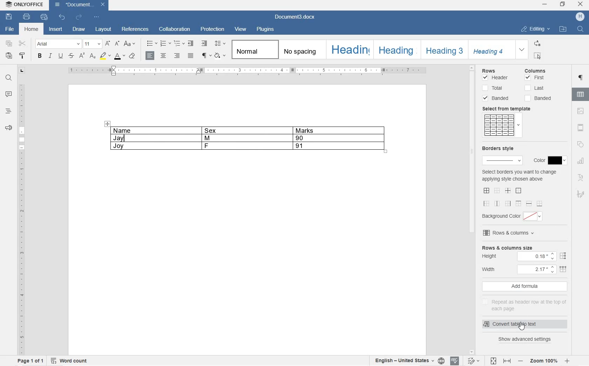 The height and width of the screenshot is (366, 589). What do you see at coordinates (213, 30) in the screenshot?
I see `PROTECTION` at bounding box center [213, 30].